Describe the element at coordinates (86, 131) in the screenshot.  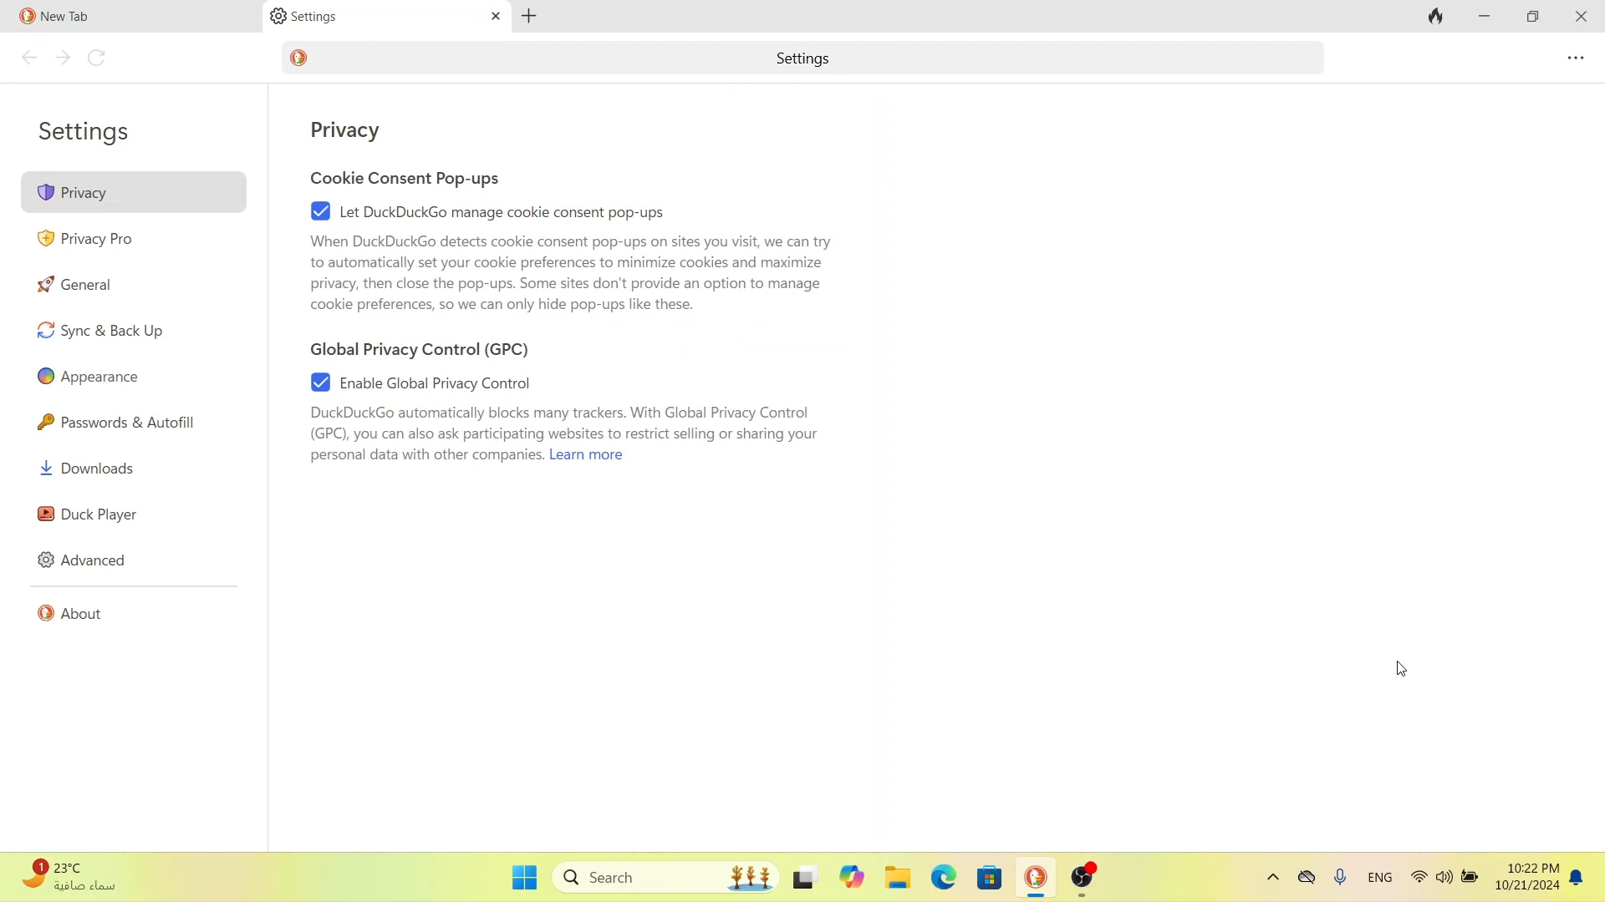
I see `settings` at that location.